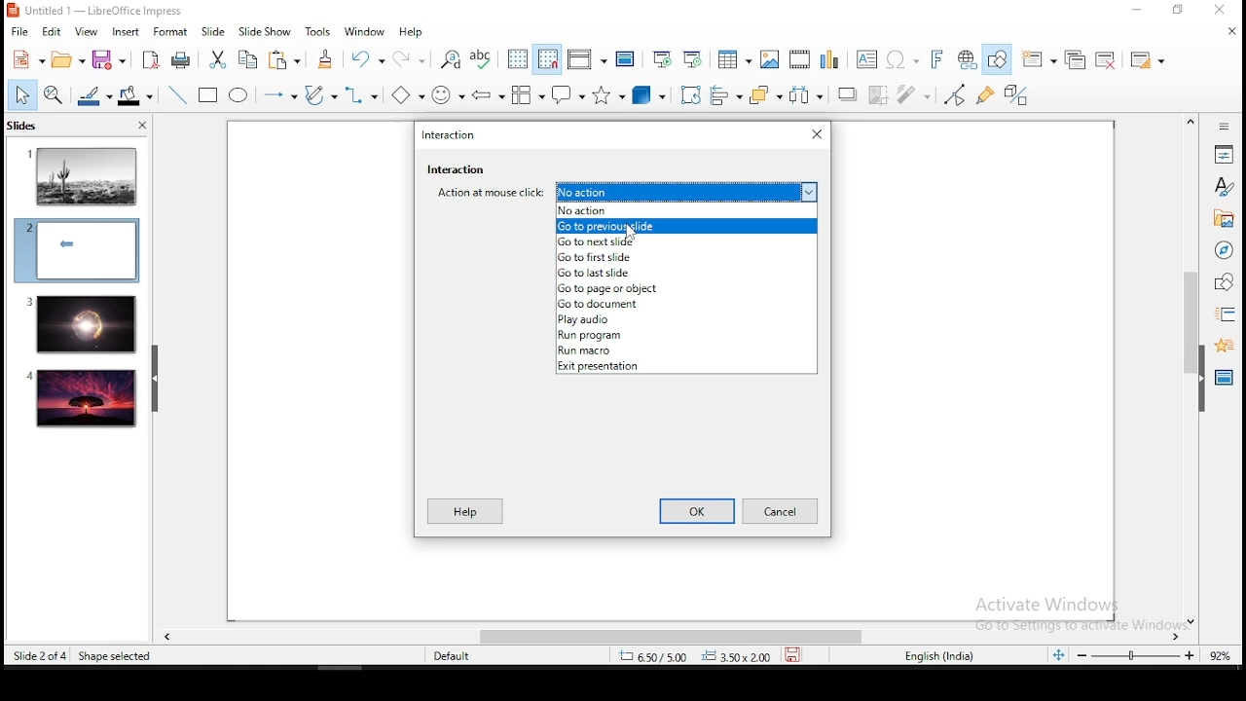 The width and height of the screenshot is (1246, 701). I want to click on connectors, so click(359, 95).